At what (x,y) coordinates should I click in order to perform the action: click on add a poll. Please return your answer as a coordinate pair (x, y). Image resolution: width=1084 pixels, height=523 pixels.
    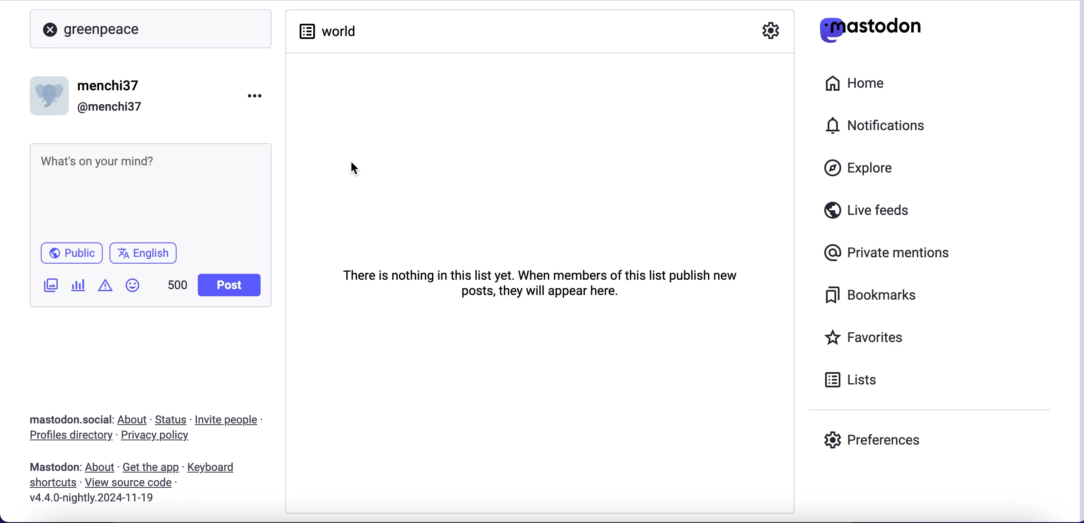
    Looking at the image, I should click on (77, 288).